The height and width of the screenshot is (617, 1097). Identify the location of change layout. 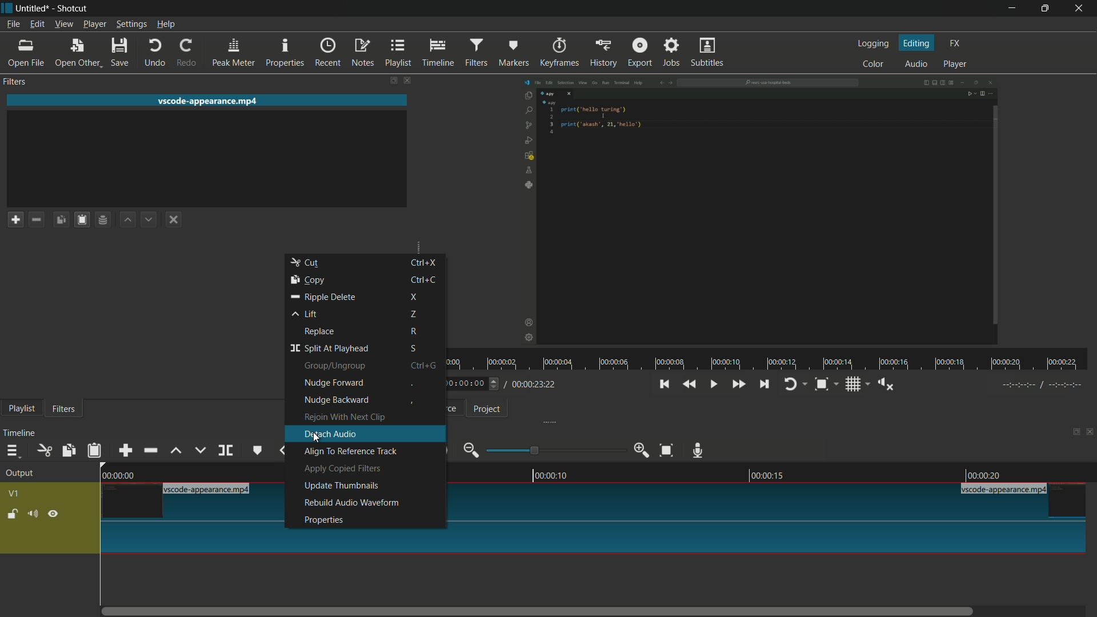
(389, 81).